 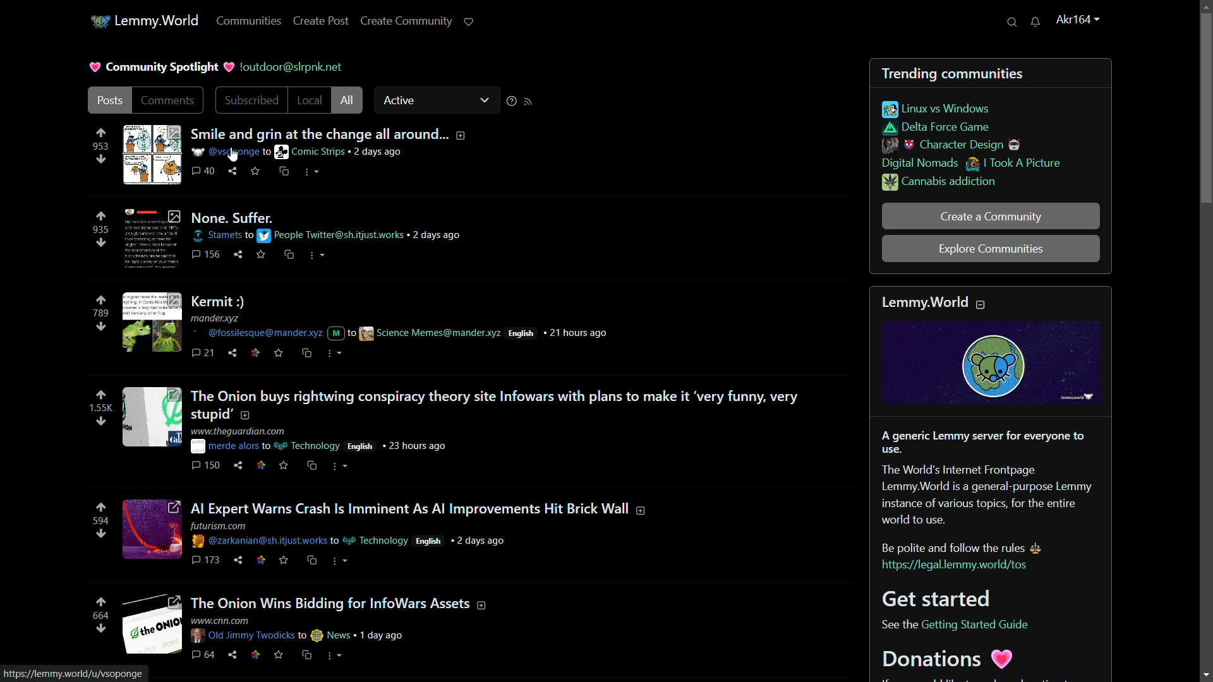 I want to click on post details, so click(x=325, y=440).